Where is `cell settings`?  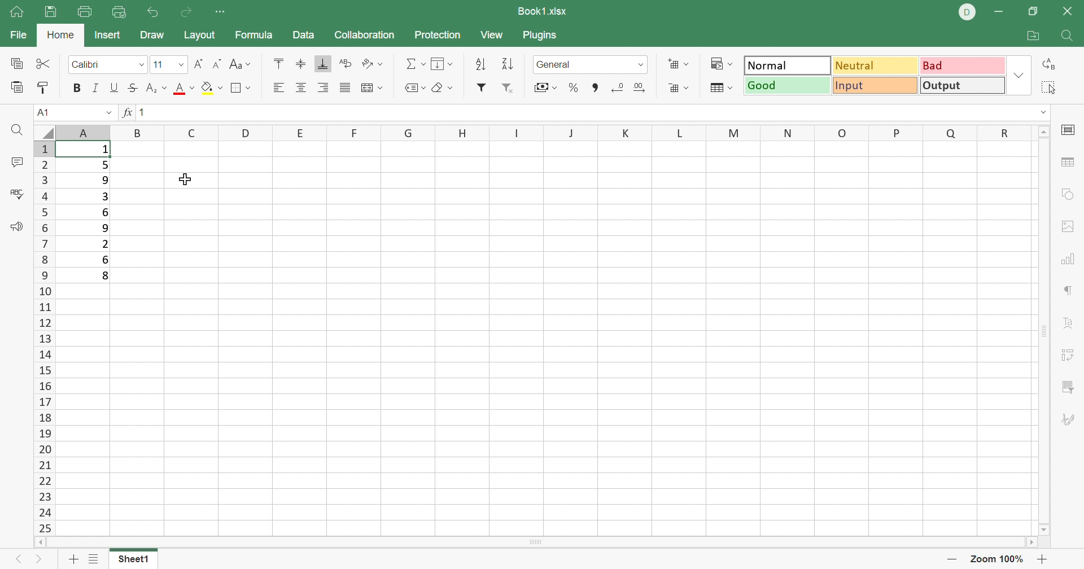
cell settings is located at coordinates (1069, 131).